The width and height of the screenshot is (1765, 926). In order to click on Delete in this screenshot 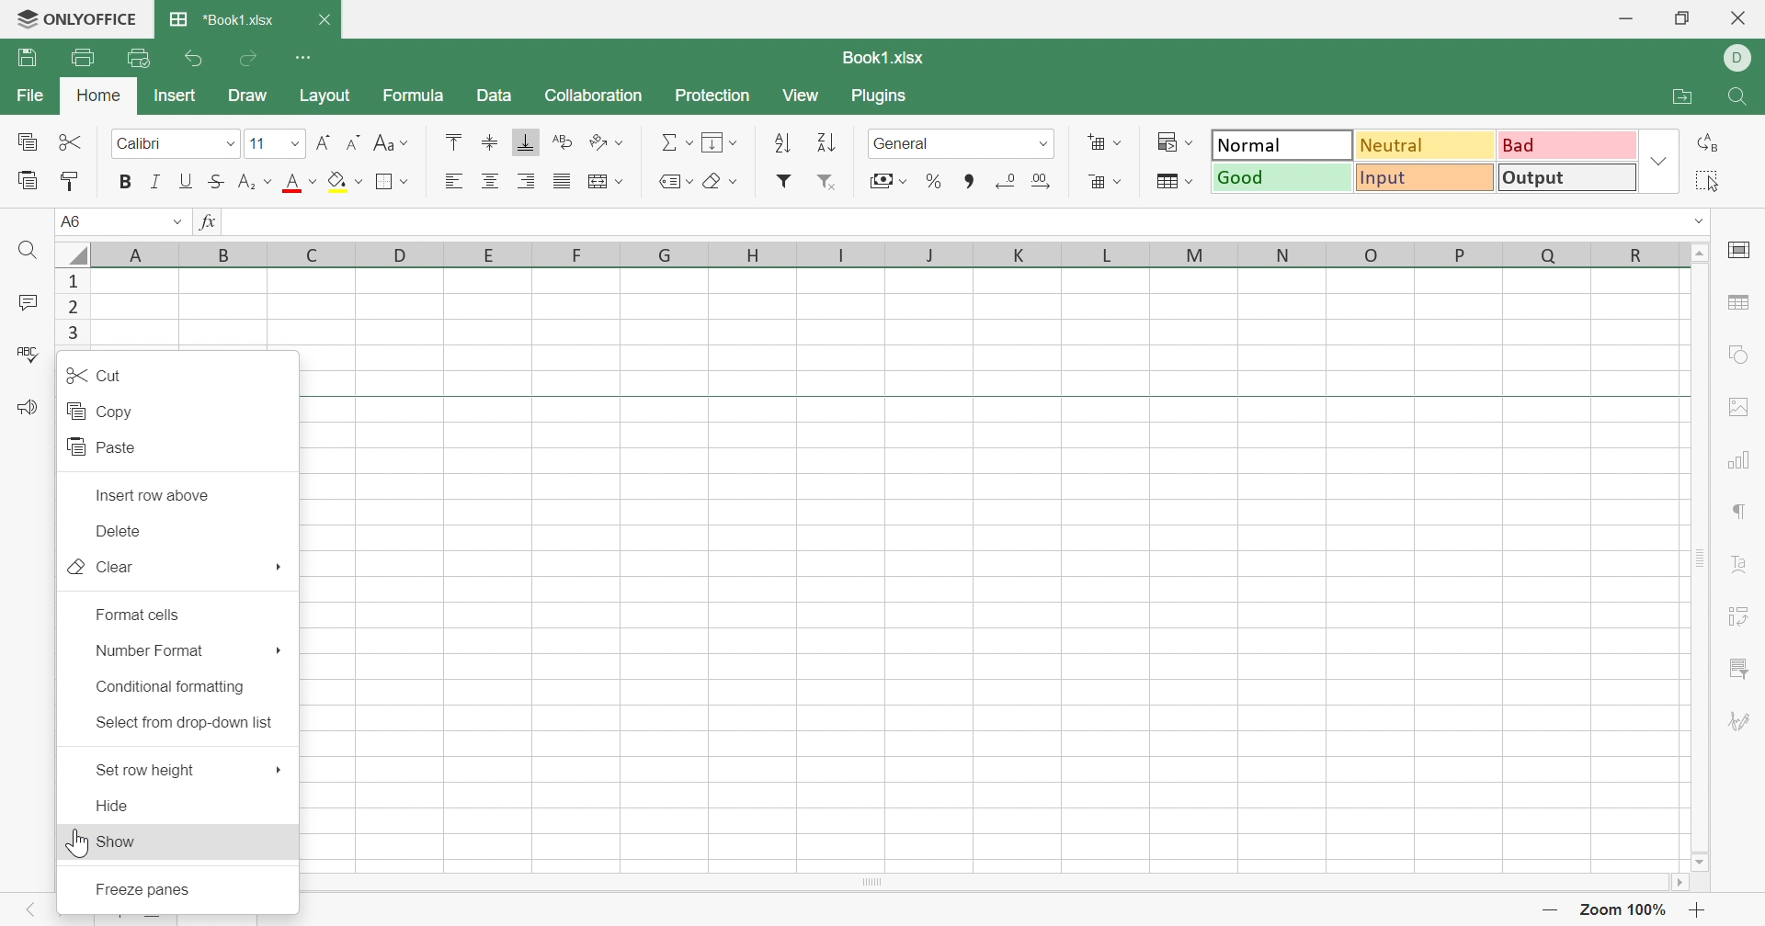, I will do `click(120, 533)`.